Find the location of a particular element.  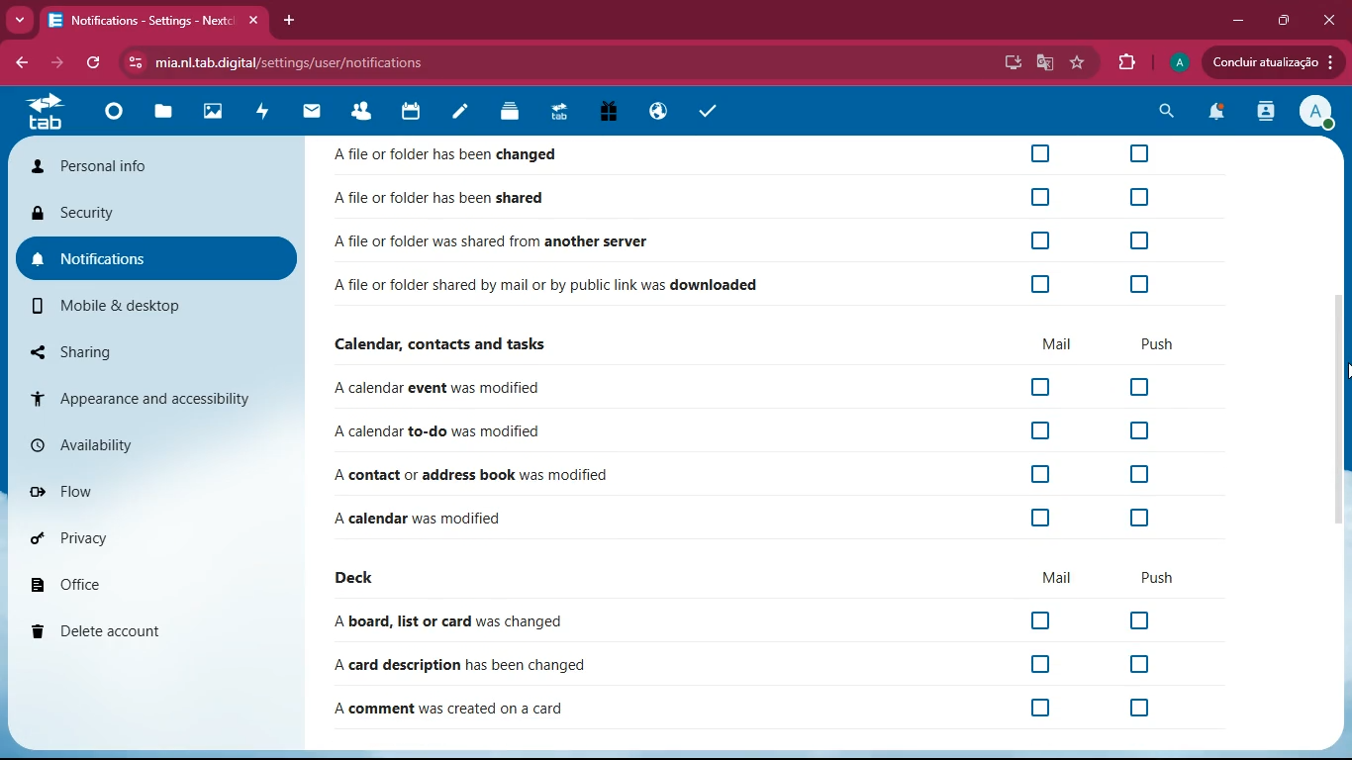

push is located at coordinates (1156, 578).